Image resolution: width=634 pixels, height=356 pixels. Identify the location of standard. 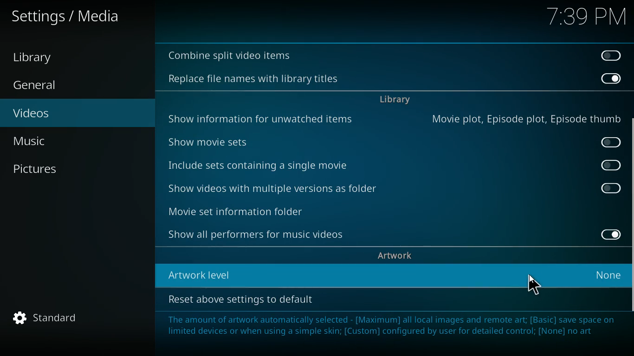
(51, 318).